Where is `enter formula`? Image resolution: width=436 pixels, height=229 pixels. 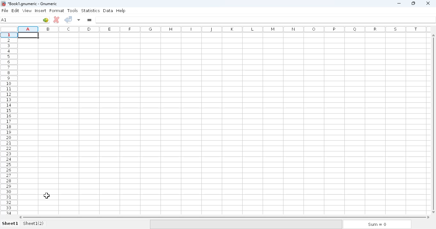
enter formula is located at coordinates (89, 20).